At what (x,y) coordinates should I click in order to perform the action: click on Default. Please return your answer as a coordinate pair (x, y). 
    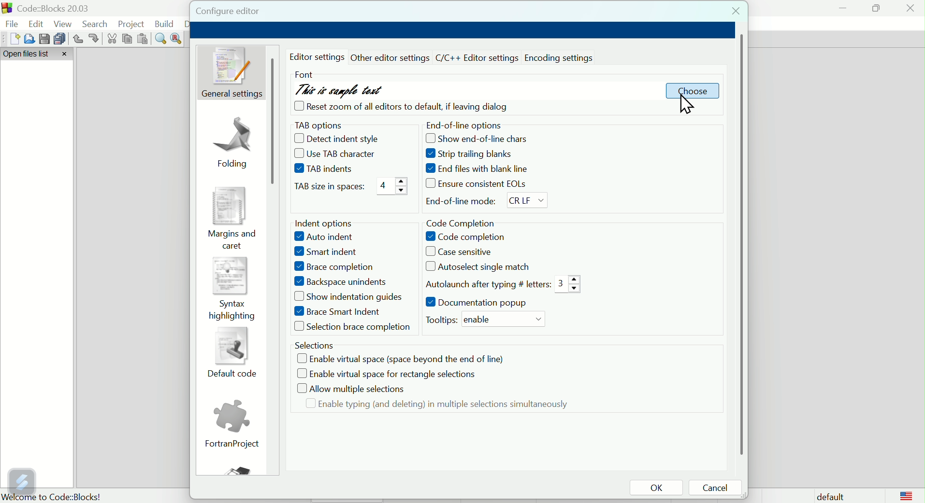
    Looking at the image, I should click on (828, 495).